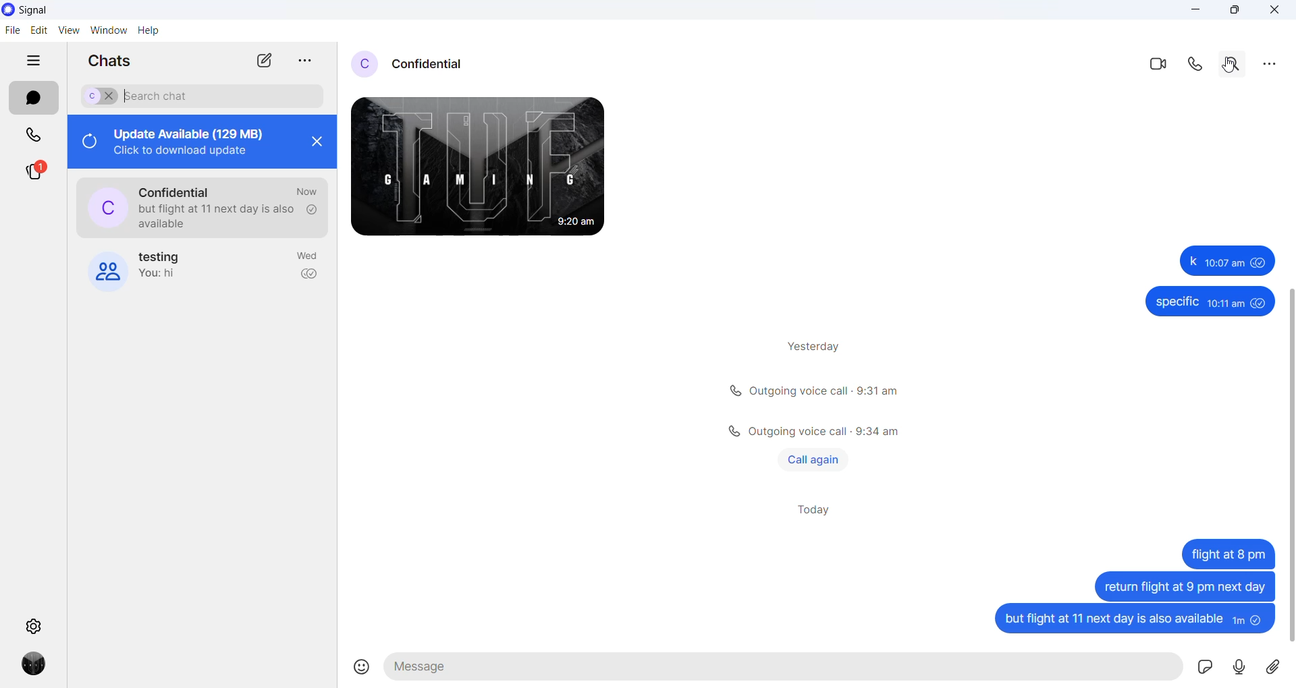  Describe the element at coordinates (37, 625) in the screenshot. I see `settings` at that location.